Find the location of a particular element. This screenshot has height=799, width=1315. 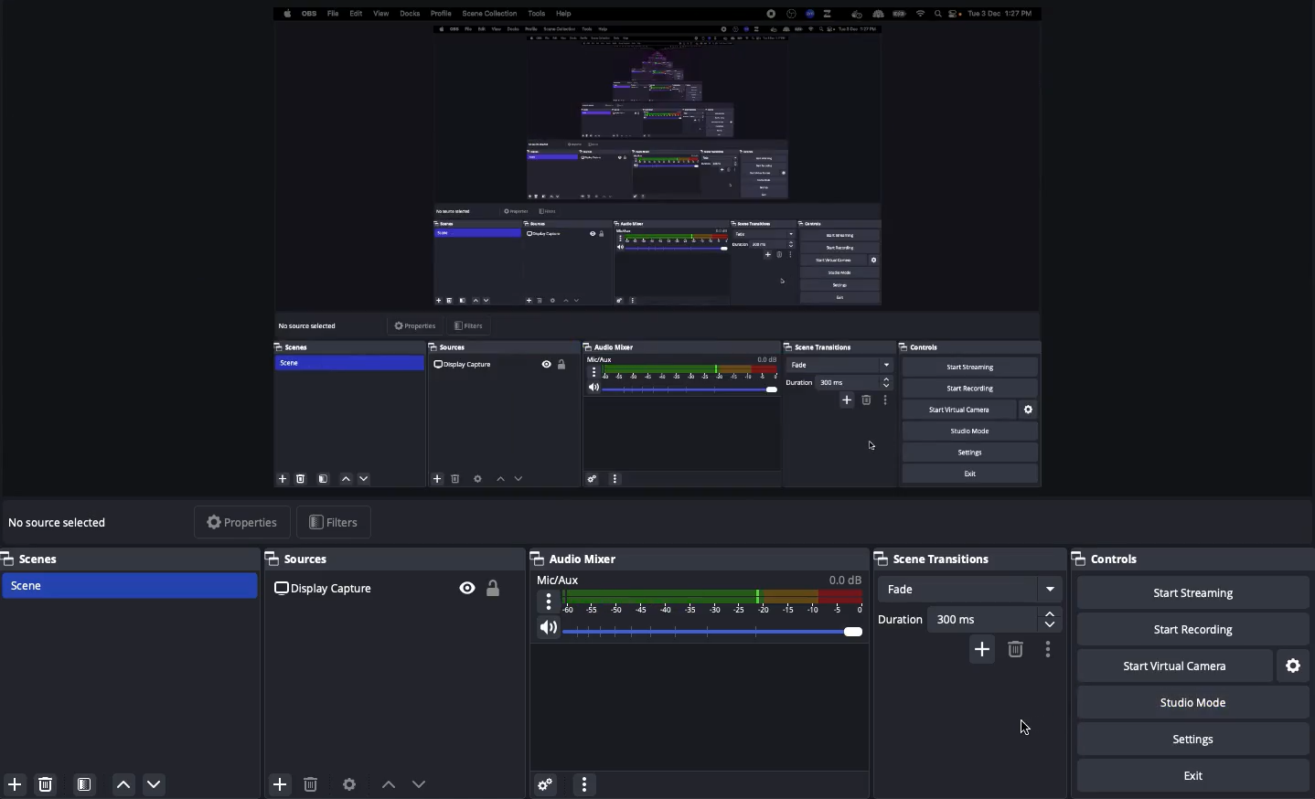

Display capture is located at coordinates (327, 591).